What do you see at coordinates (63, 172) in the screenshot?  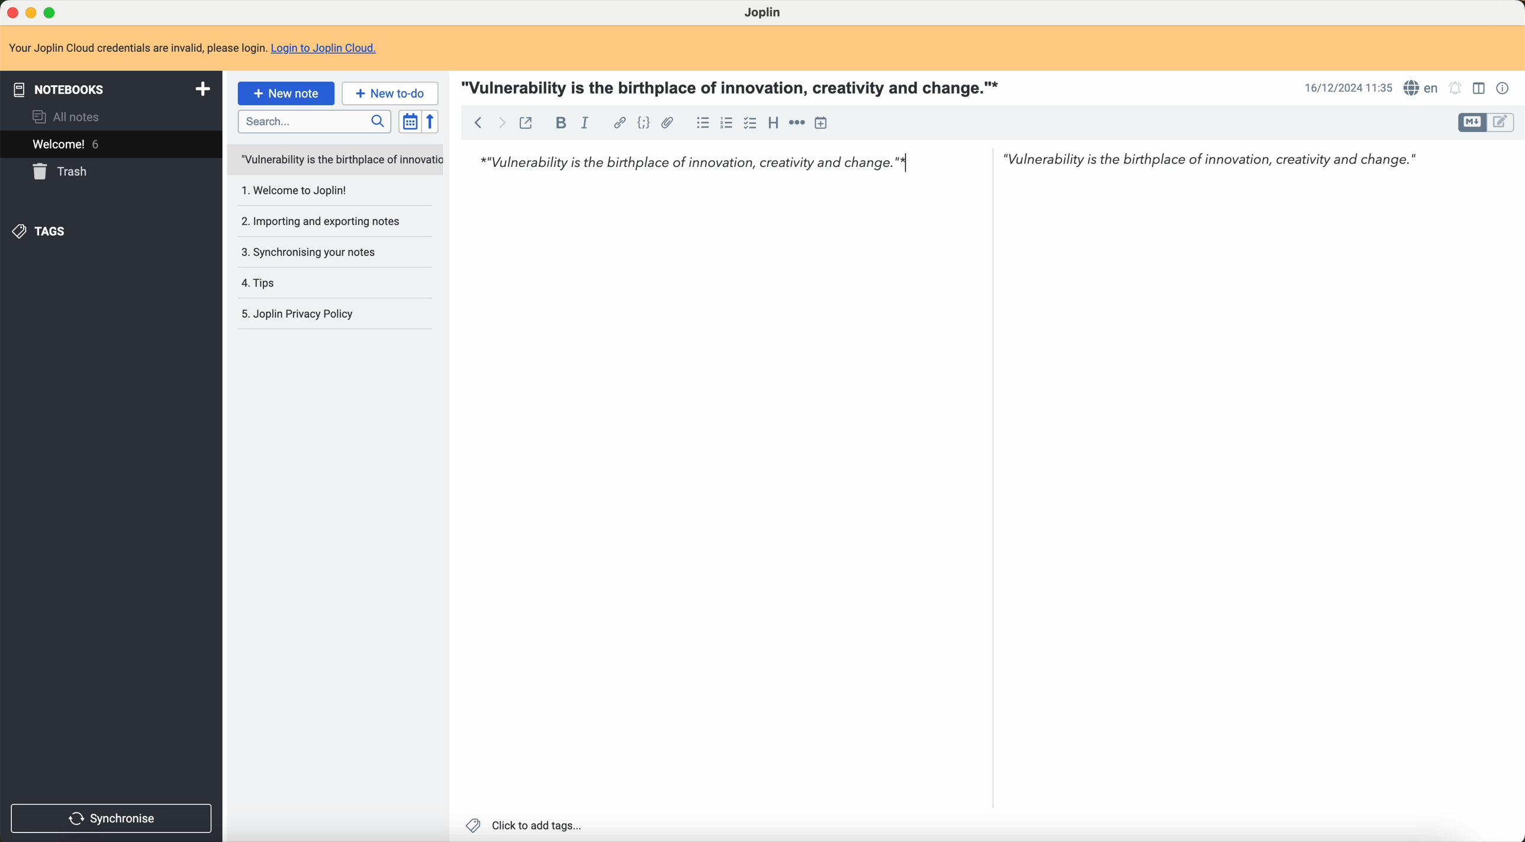 I see `trash` at bounding box center [63, 172].